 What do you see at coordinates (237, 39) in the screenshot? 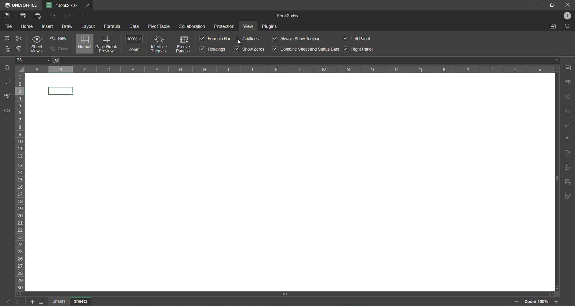
I see `gridline checkbox disabled` at bounding box center [237, 39].